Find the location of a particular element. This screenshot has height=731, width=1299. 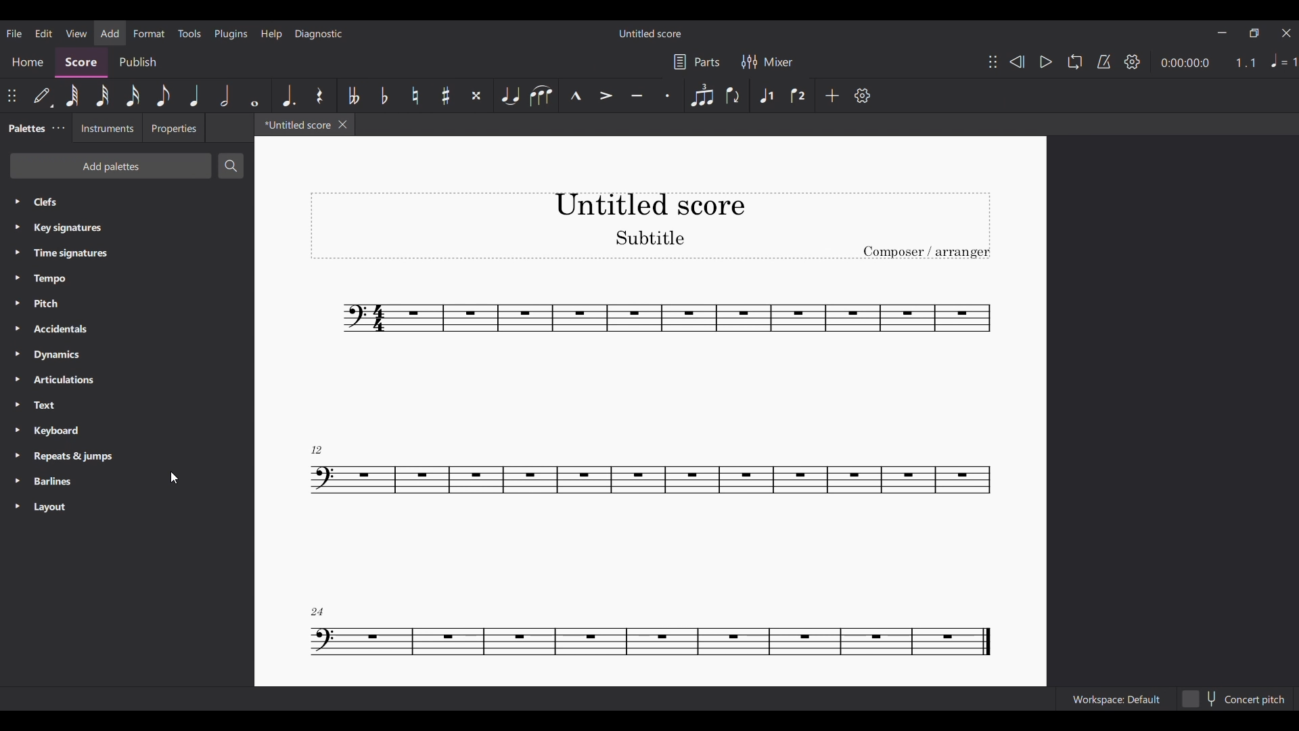

Pitch is located at coordinates (39, 303).